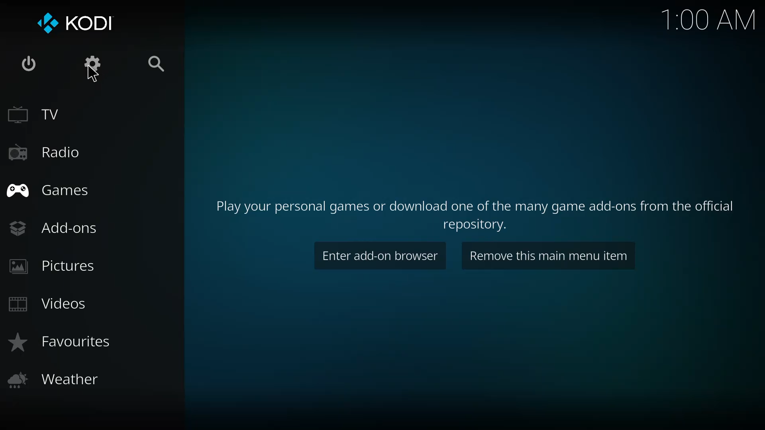  I want to click on radio, so click(45, 154).